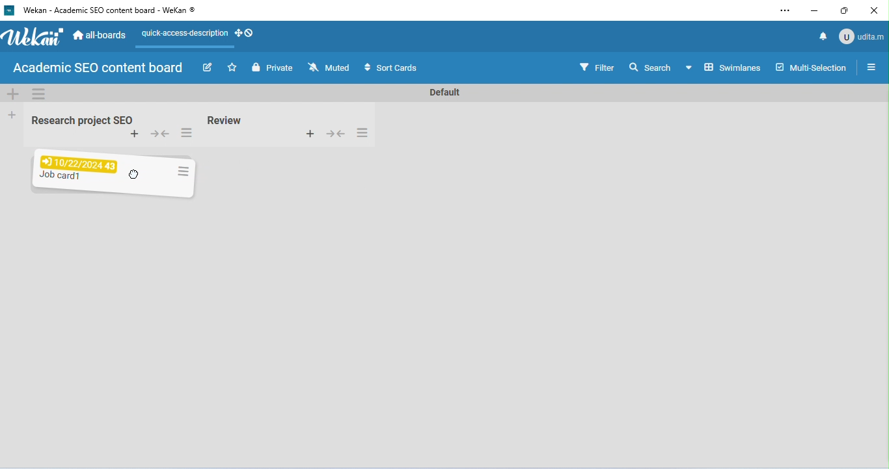 This screenshot has width=889, height=469. What do you see at coordinates (245, 32) in the screenshot?
I see `show-desktop-drag-handles` at bounding box center [245, 32].